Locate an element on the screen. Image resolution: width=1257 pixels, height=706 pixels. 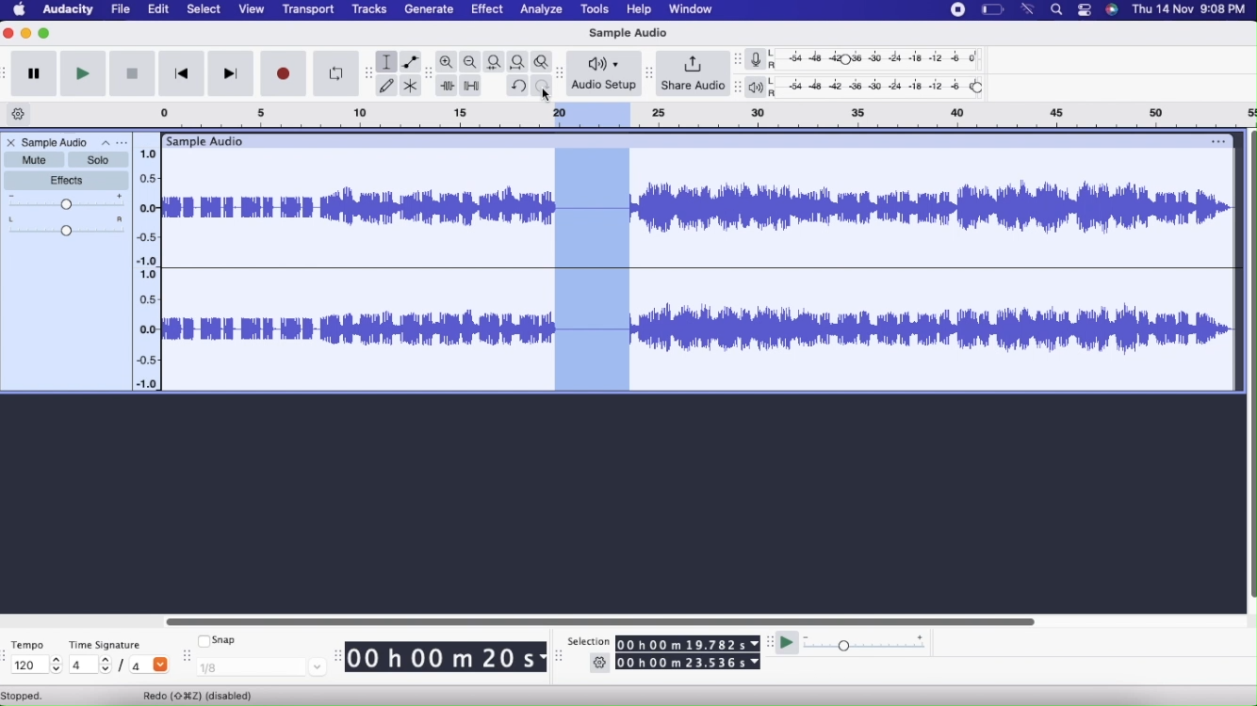
00 h 00 m 23.536s is located at coordinates (688, 662).